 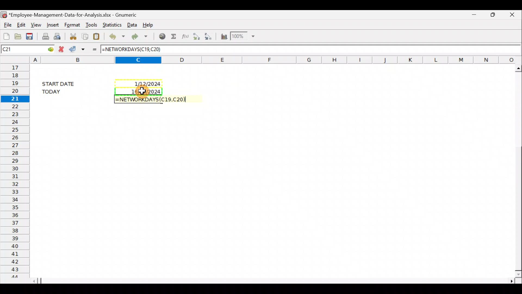 What do you see at coordinates (22, 25) in the screenshot?
I see `Edit` at bounding box center [22, 25].